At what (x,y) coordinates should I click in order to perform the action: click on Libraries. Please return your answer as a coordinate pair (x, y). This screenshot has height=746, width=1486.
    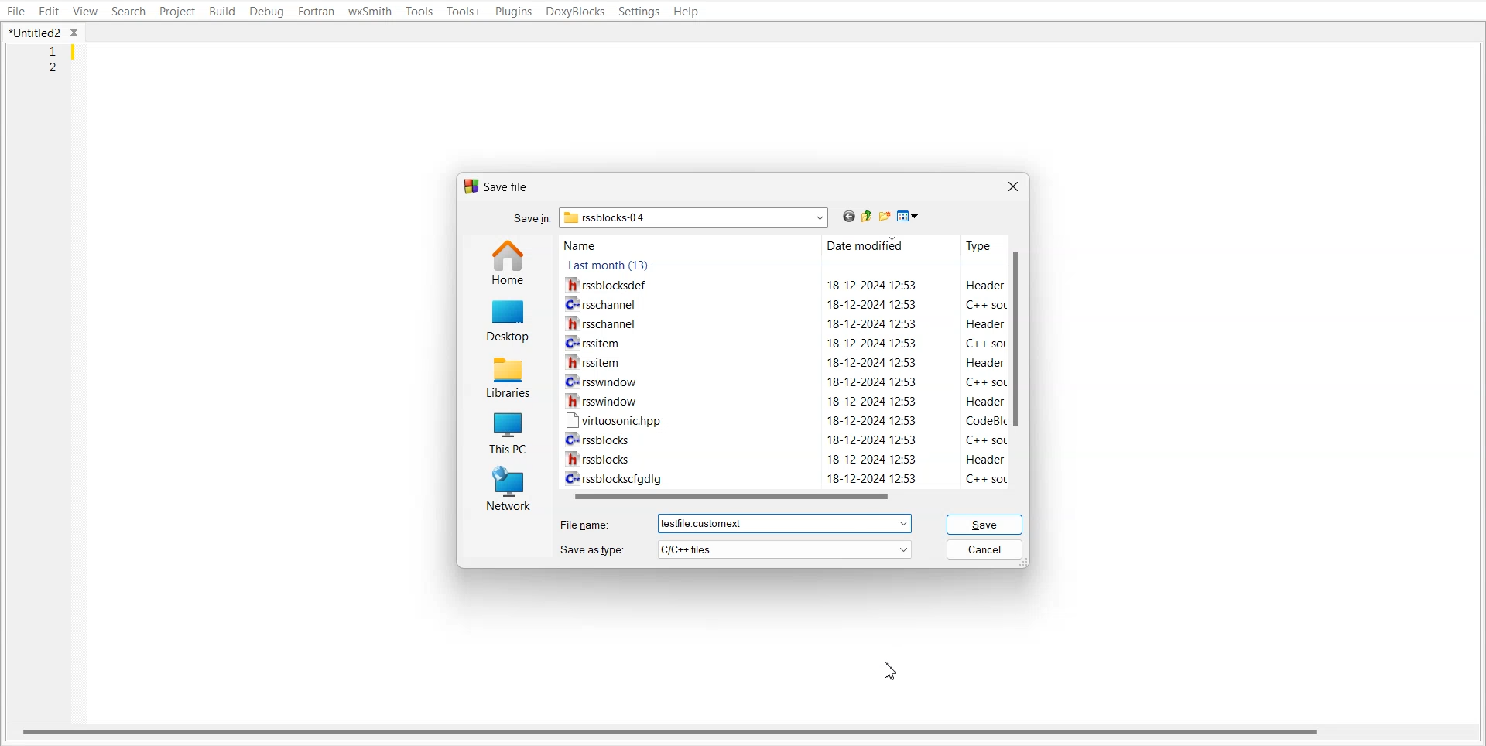
    Looking at the image, I should click on (509, 377).